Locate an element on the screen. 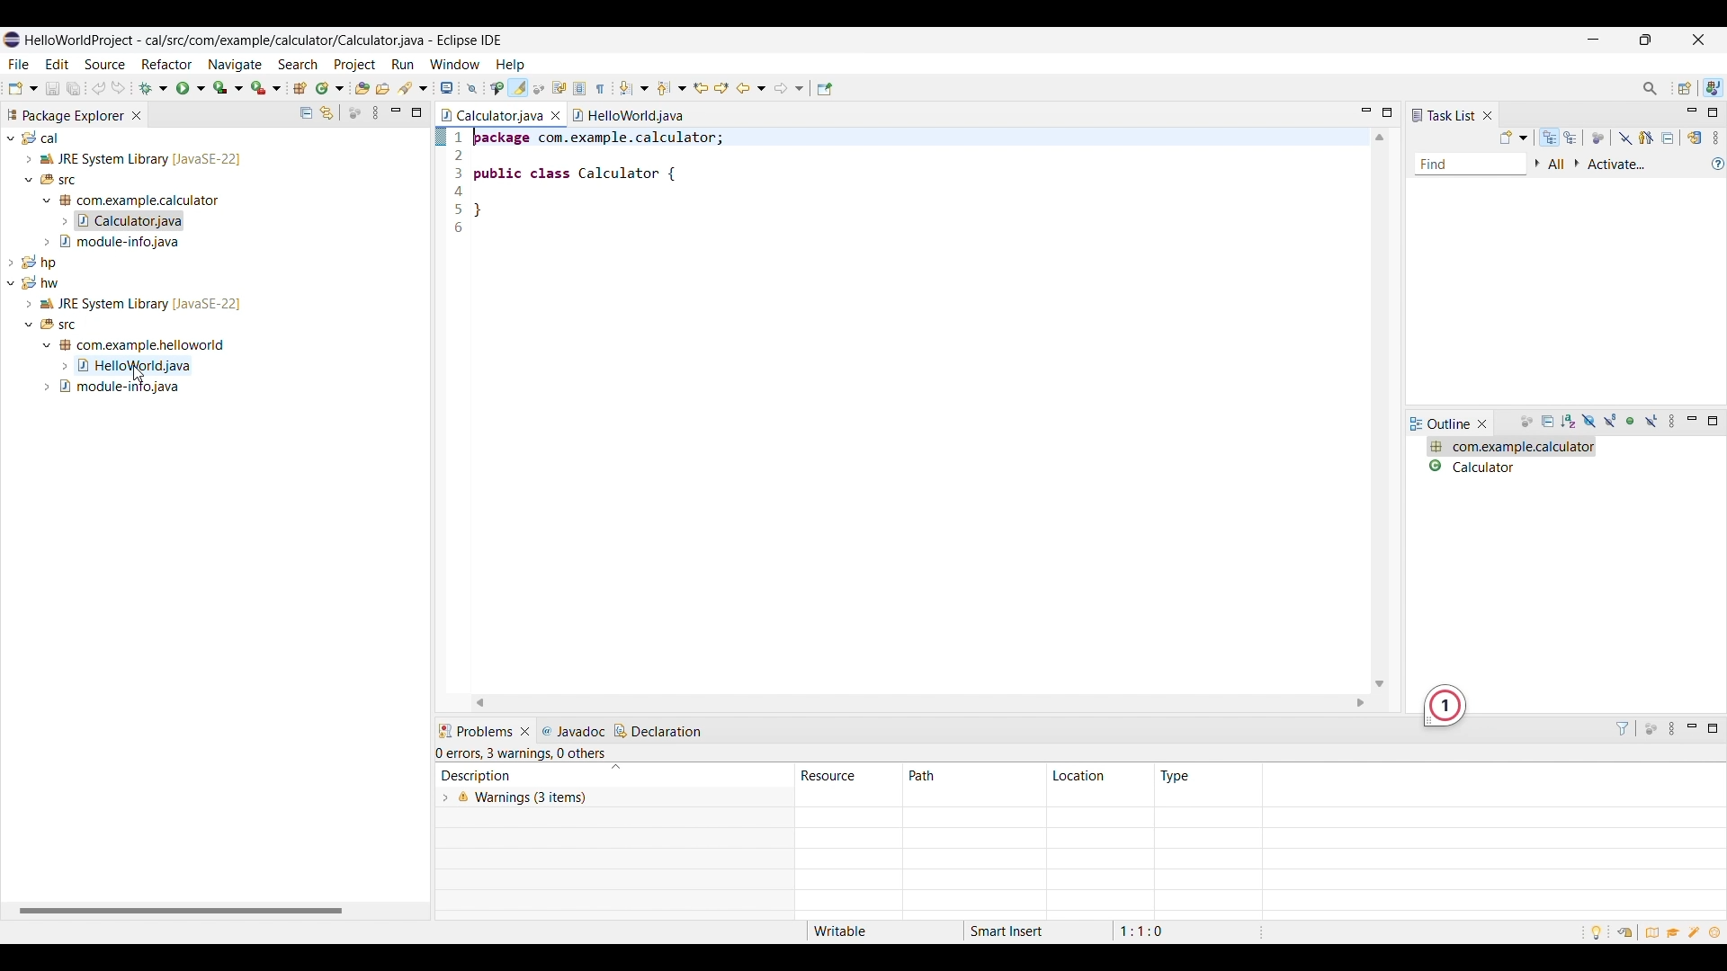 This screenshot has height=971, width=1727. What's new is located at coordinates (1718, 934).